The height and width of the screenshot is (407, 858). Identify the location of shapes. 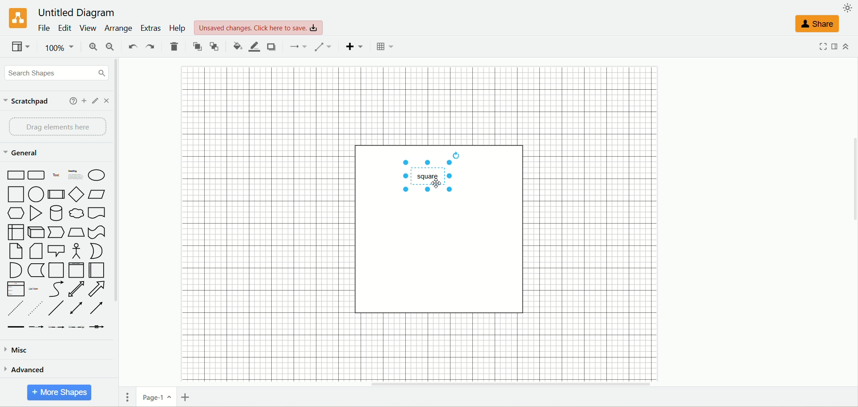
(56, 248).